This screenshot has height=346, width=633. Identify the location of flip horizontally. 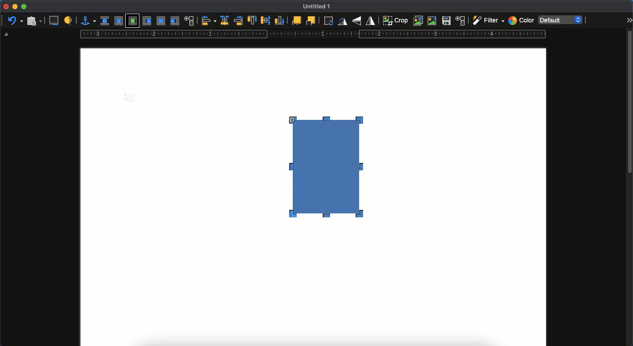
(371, 20).